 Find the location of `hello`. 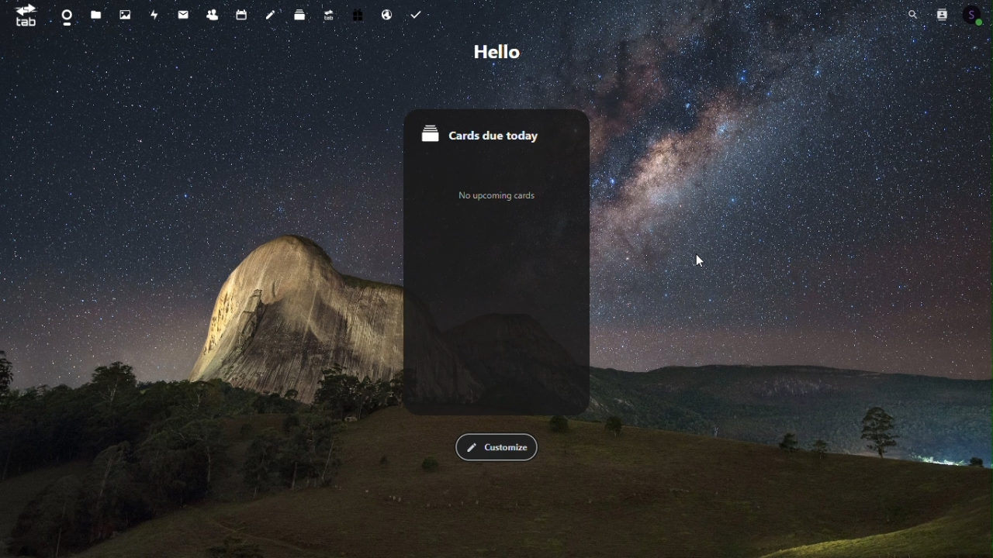

hello is located at coordinates (500, 52).